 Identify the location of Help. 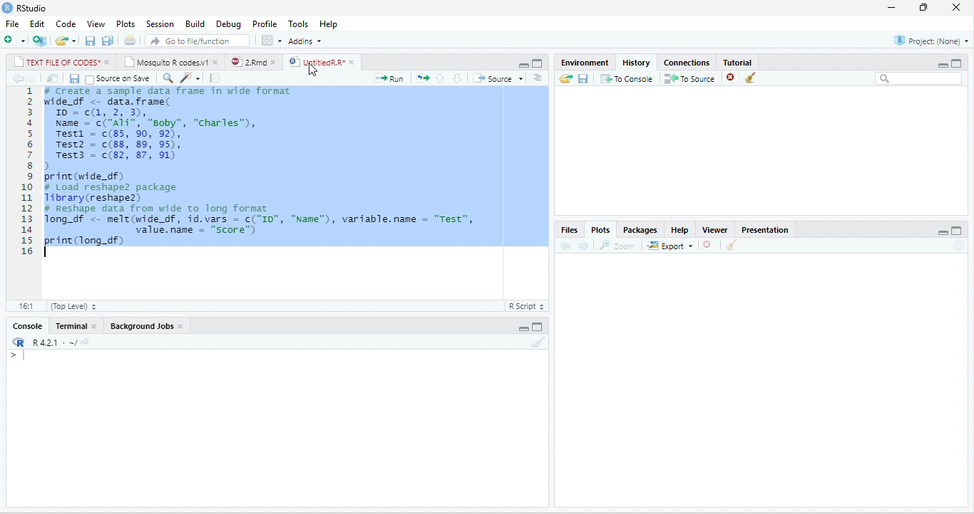
(680, 230).